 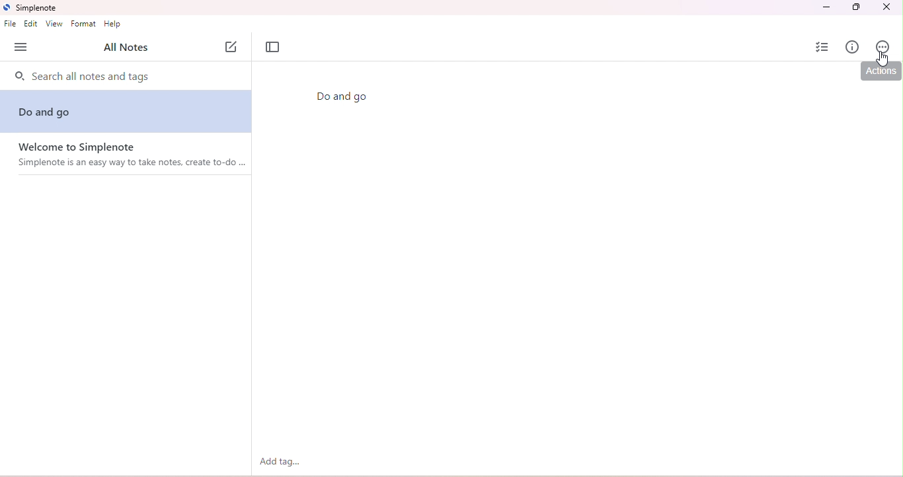 I want to click on actions, so click(x=884, y=46).